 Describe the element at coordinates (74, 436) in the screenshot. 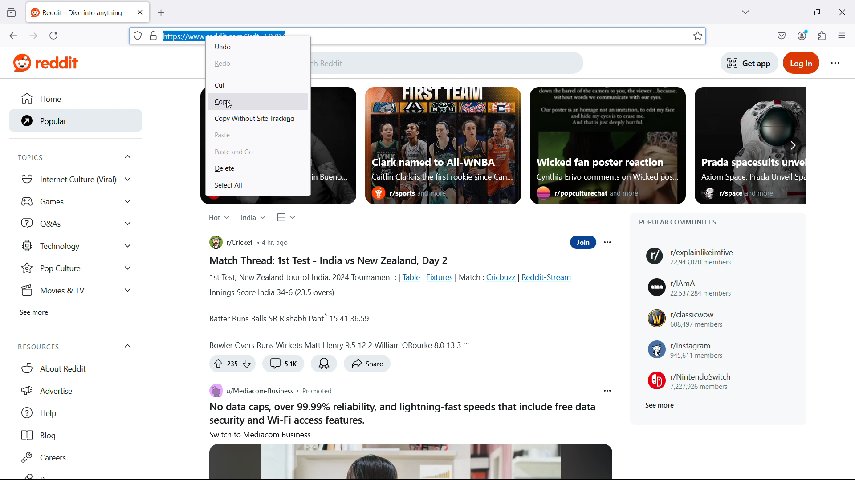

I see `Blog` at that location.